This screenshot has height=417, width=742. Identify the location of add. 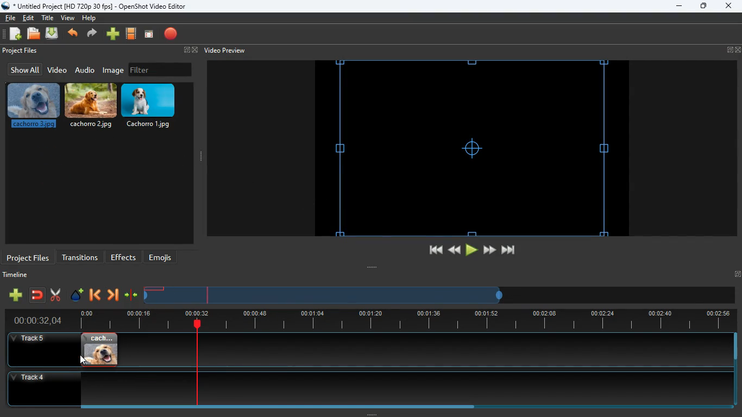
(113, 34).